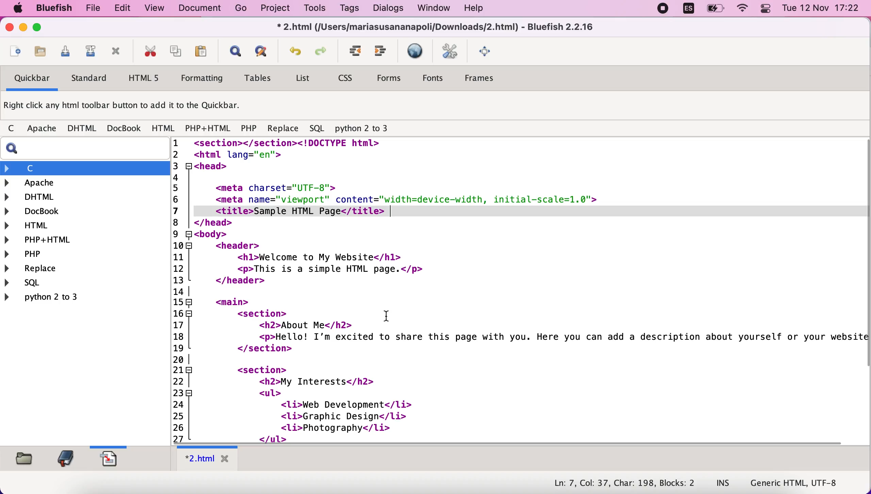 This screenshot has height=494, width=871. I want to click on close, so click(9, 27).